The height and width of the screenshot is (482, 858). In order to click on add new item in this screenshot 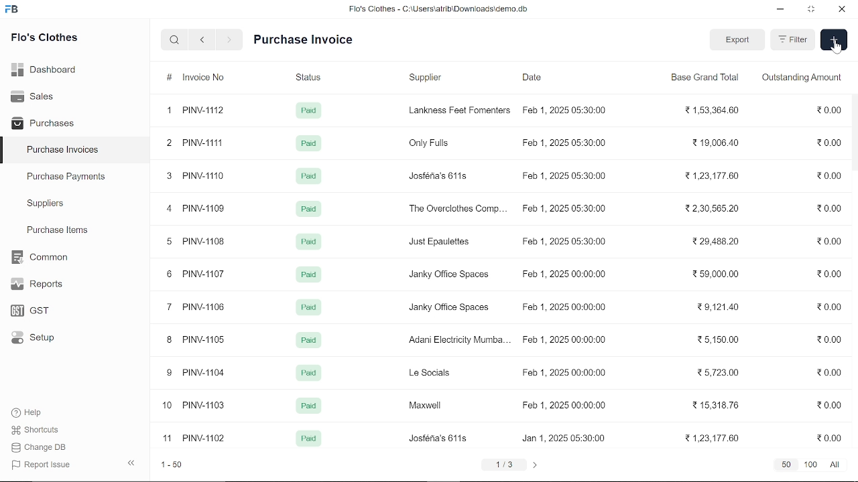, I will do `click(834, 39)`.